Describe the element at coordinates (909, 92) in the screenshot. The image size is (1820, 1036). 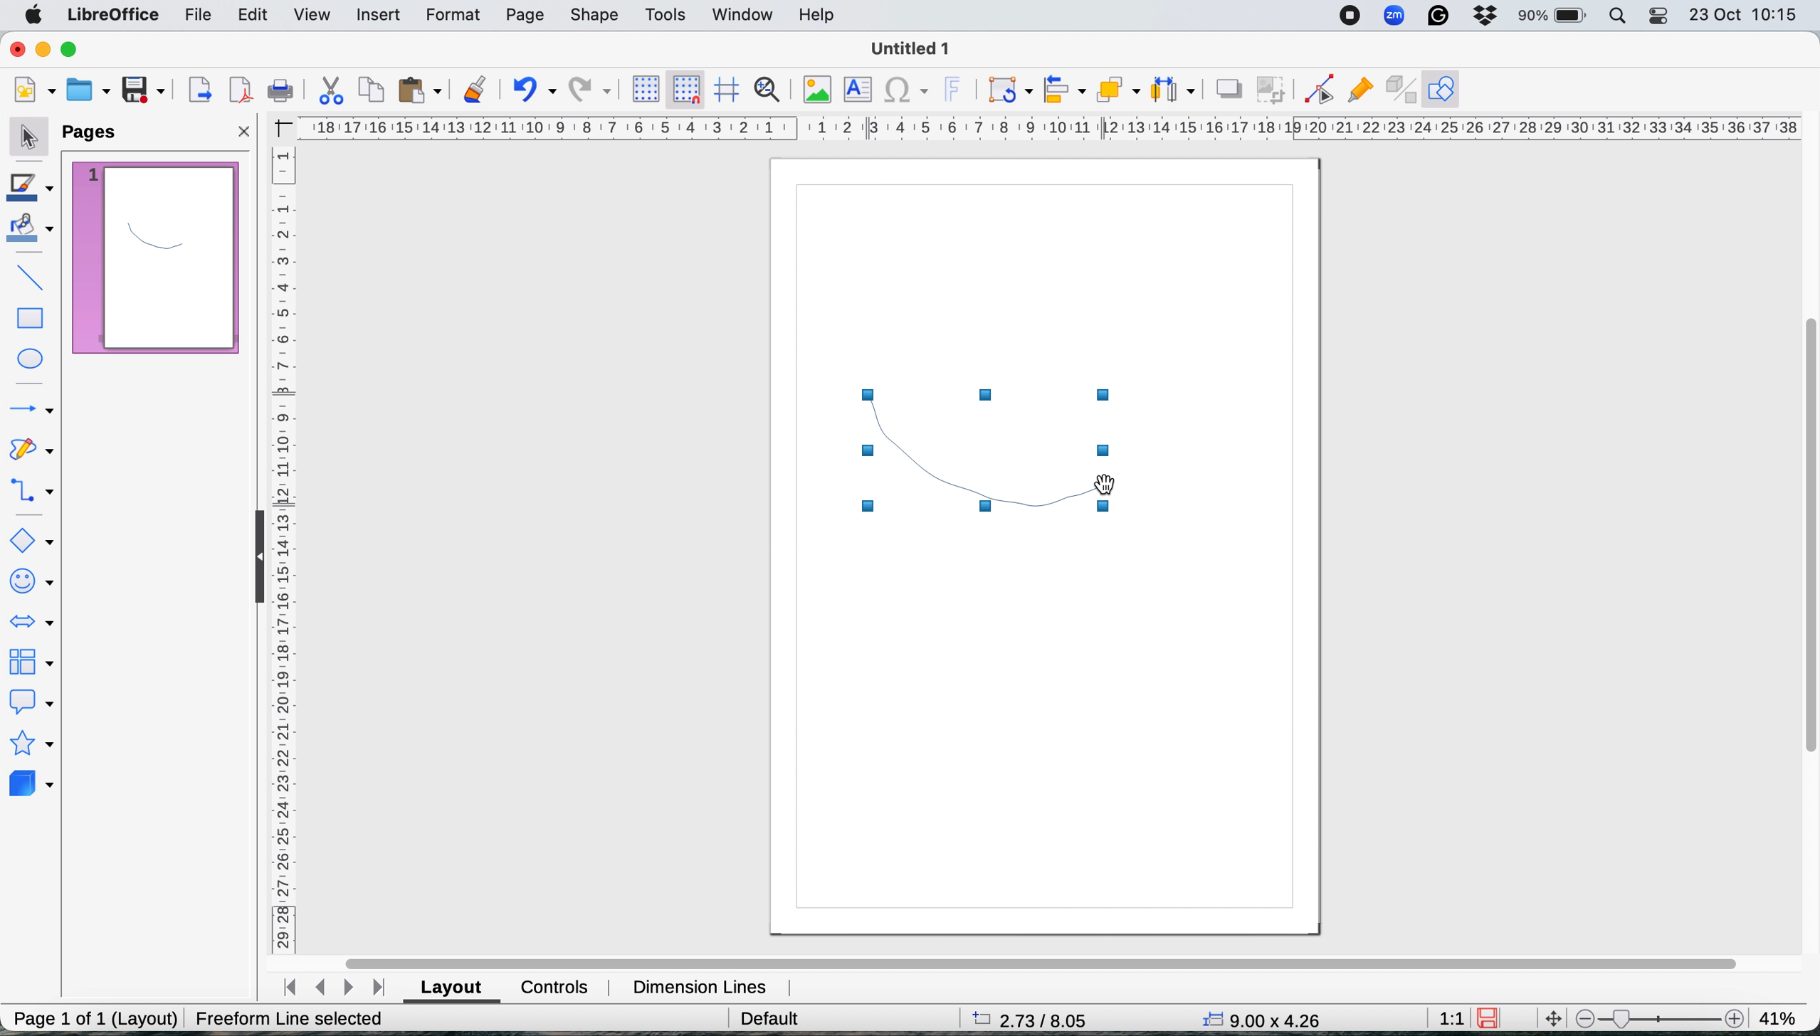
I see `insert special characters` at that location.